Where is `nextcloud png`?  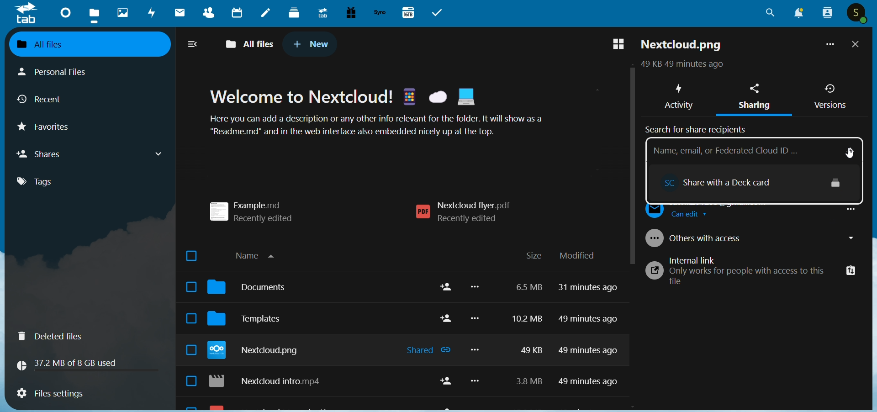 nextcloud png is located at coordinates (682, 47).